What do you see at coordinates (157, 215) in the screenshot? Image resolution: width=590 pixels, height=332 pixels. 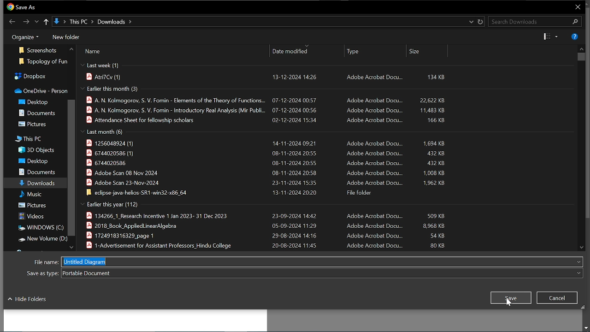 I see `134266 1 Research Incentive 1 Jan 2023- 31 Dec 2023` at bounding box center [157, 215].